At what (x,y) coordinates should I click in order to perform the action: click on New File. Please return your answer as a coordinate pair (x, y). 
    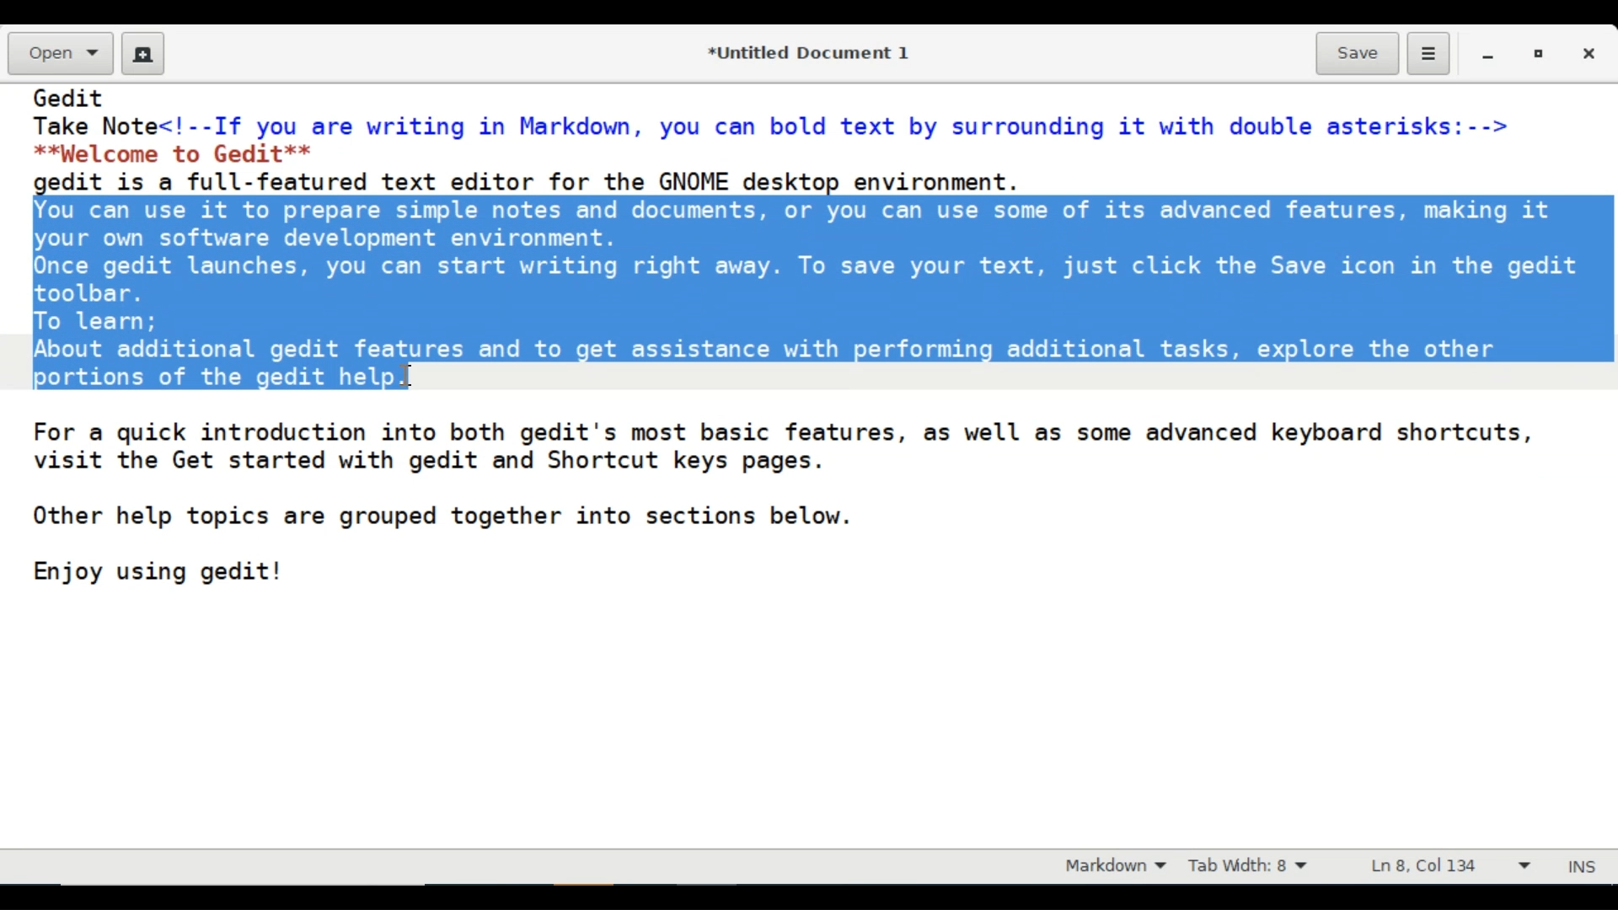
    Looking at the image, I should click on (143, 53).